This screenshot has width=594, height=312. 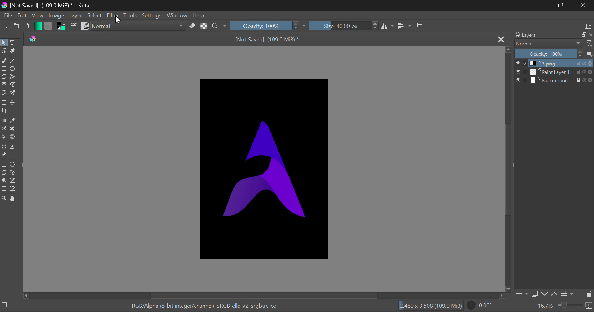 What do you see at coordinates (13, 77) in the screenshot?
I see `Polyline` at bounding box center [13, 77].